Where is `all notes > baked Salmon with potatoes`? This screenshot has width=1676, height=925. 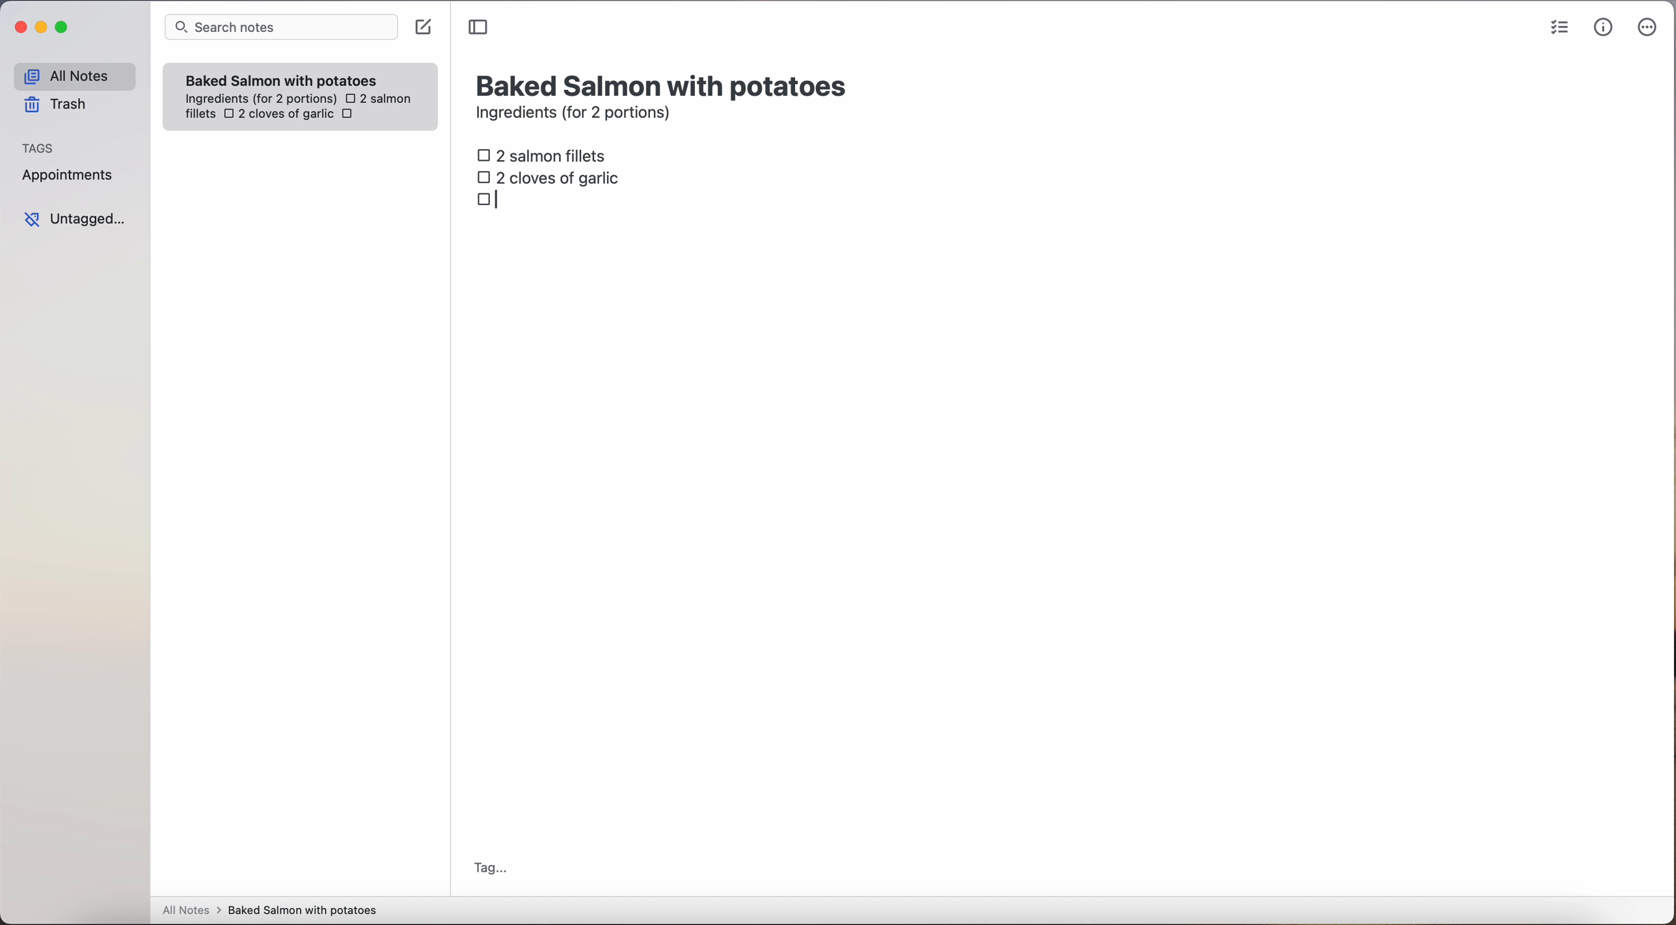 all notes > baked Salmon with potatoes is located at coordinates (270, 909).